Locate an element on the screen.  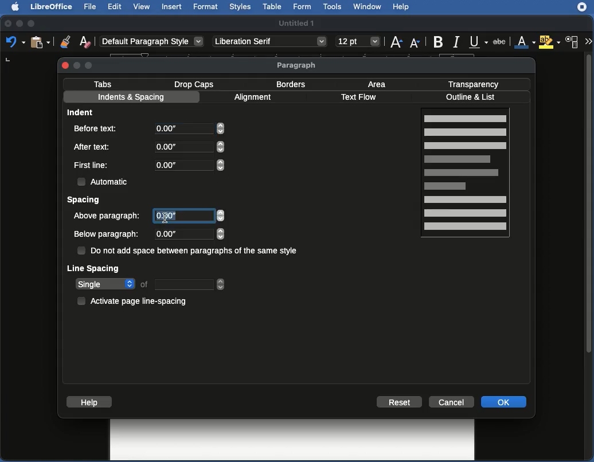
Drop caps is located at coordinates (196, 84).